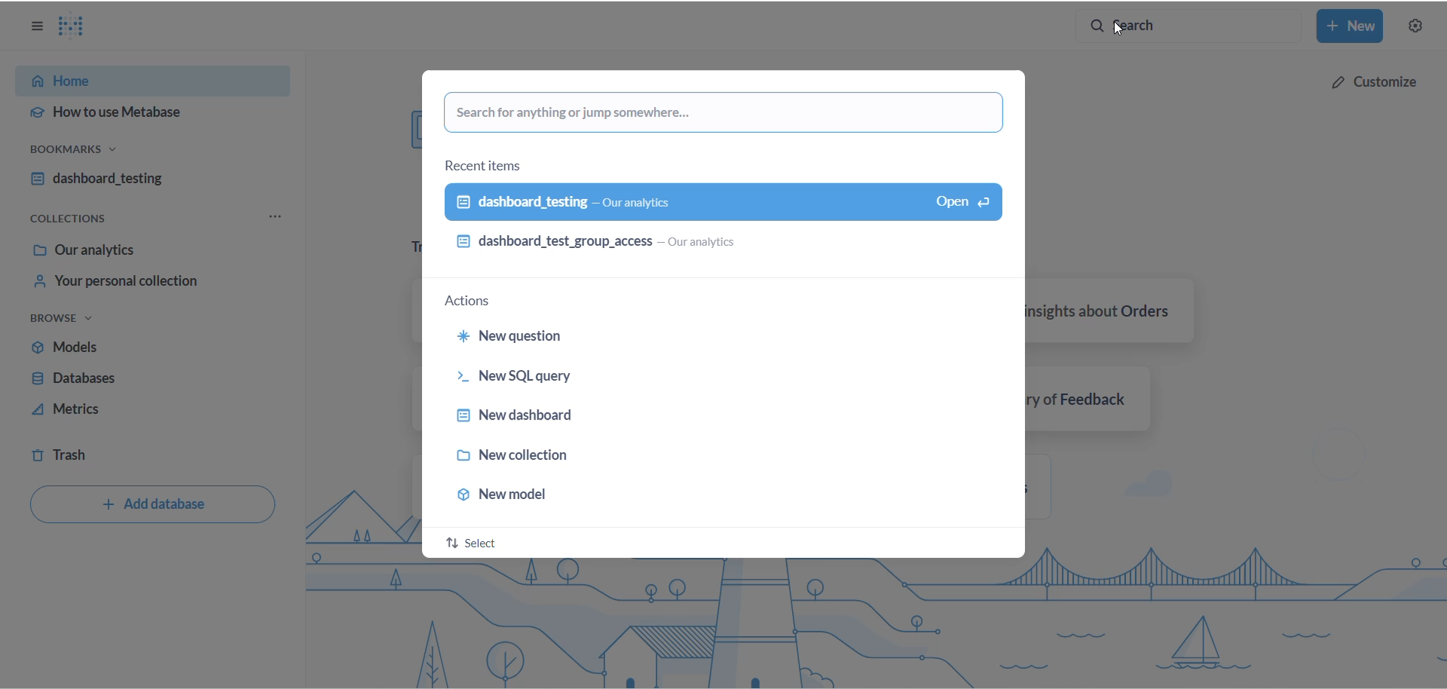 The width and height of the screenshot is (1447, 689). I want to click on of feedback, so click(1094, 397).